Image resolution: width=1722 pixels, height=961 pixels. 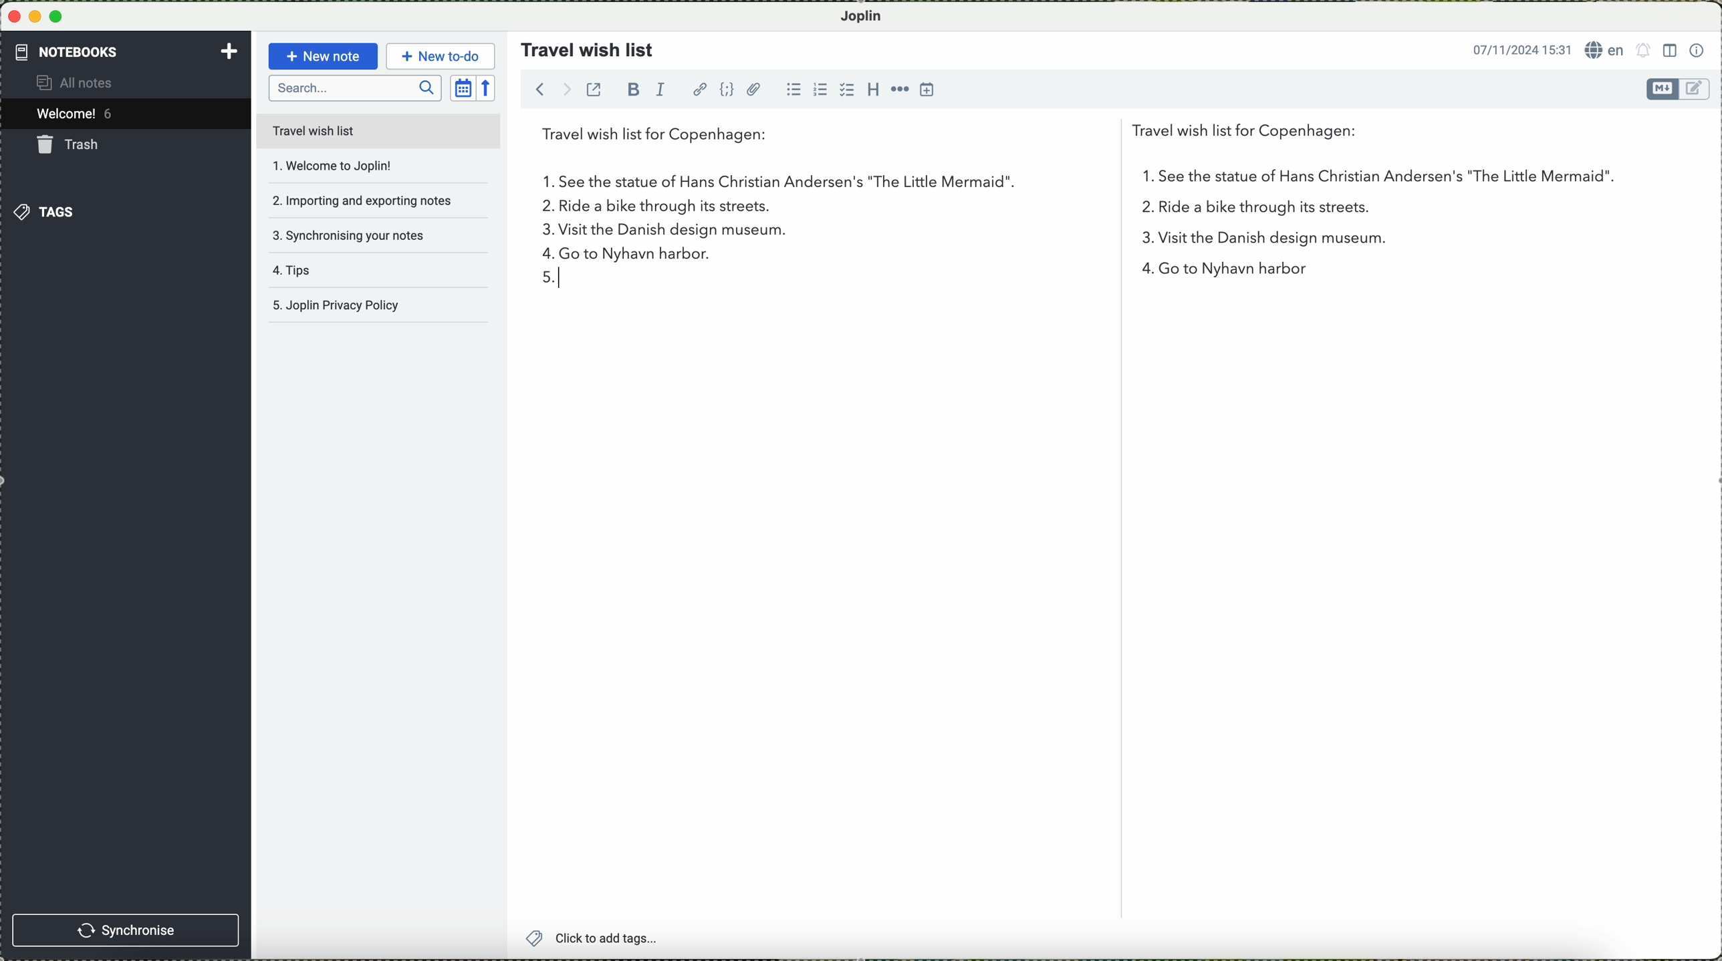 I want to click on minimize, so click(x=36, y=16).